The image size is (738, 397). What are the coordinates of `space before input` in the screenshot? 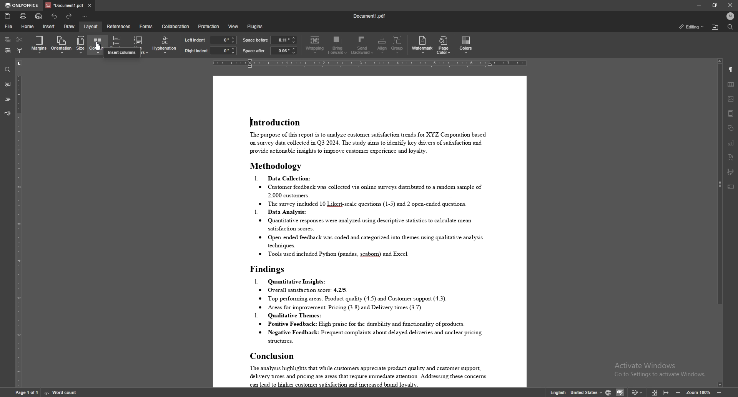 It's located at (284, 40).